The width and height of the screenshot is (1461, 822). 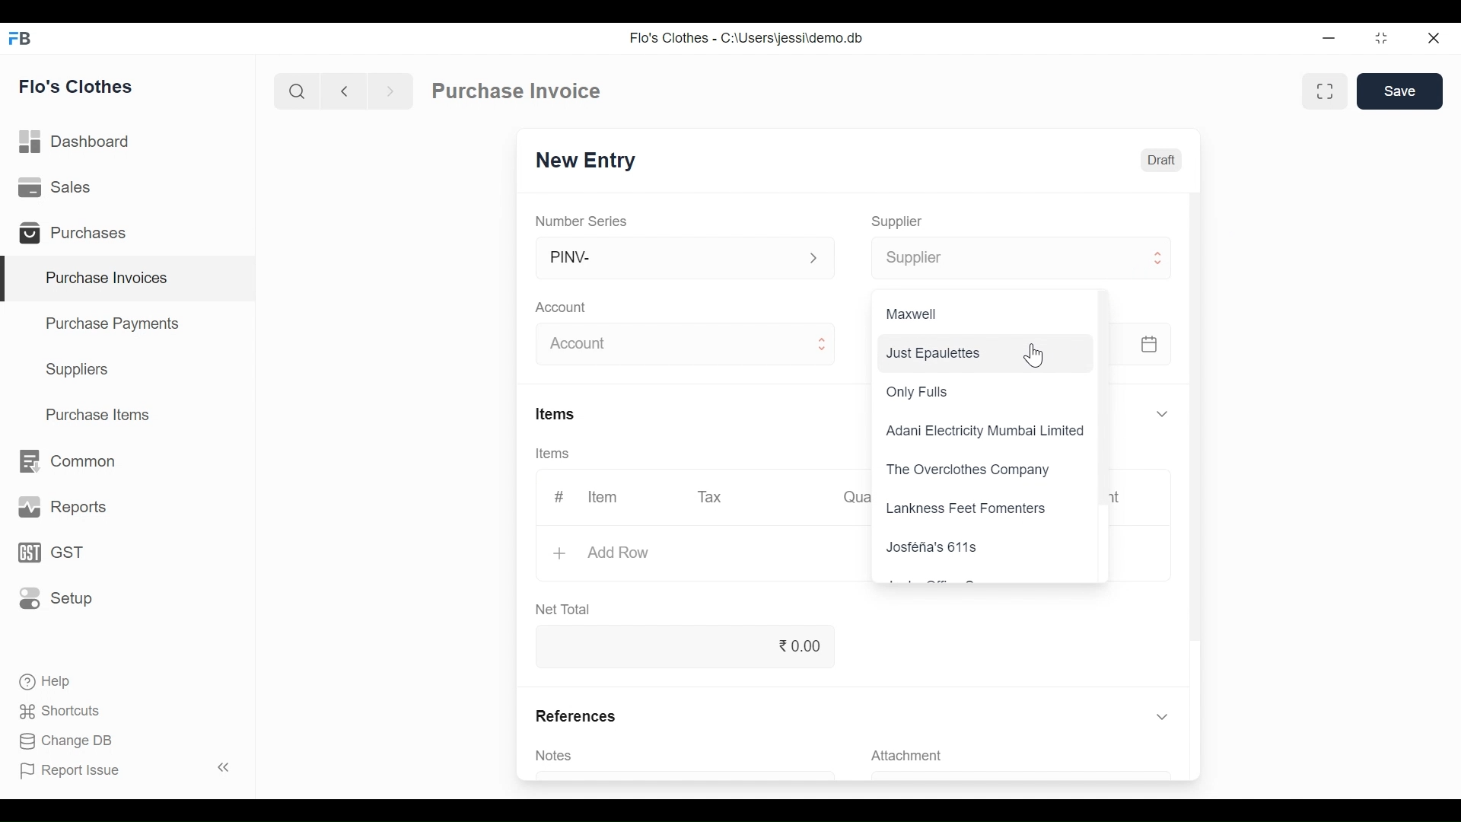 What do you see at coordinates (59, 505) in the screenshot?
I see `Reports` at bounding box center [59, 505].